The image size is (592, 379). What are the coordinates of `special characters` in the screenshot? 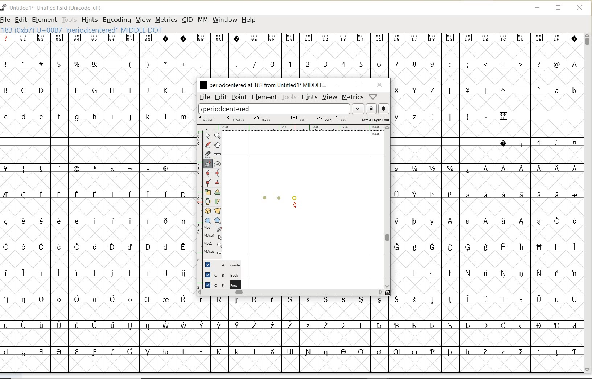 It's located at (95, 260).